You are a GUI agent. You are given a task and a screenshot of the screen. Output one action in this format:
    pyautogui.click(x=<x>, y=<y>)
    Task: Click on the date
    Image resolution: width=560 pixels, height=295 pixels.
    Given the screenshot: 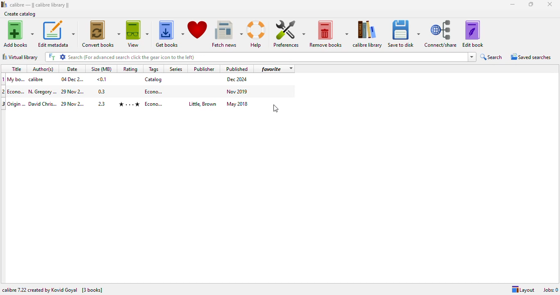 What is the action you would take?
    pyautogui.click(x=73, y=92)
    